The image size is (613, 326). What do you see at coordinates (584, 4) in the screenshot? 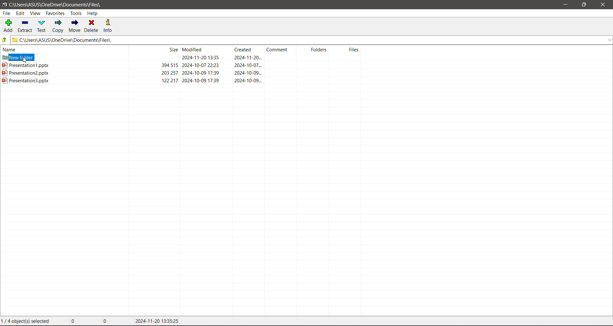
I see `Restore Down` at bounding box center [584, 4].